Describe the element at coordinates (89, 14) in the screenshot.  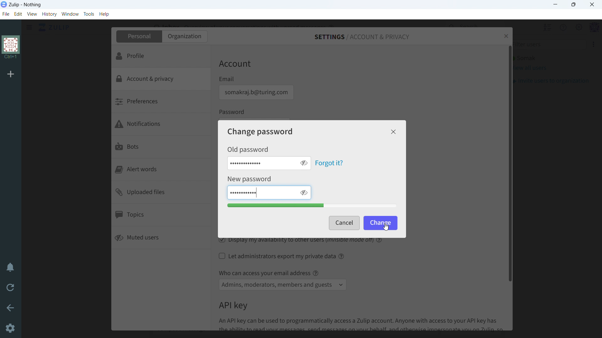
I see `tools` at that location.